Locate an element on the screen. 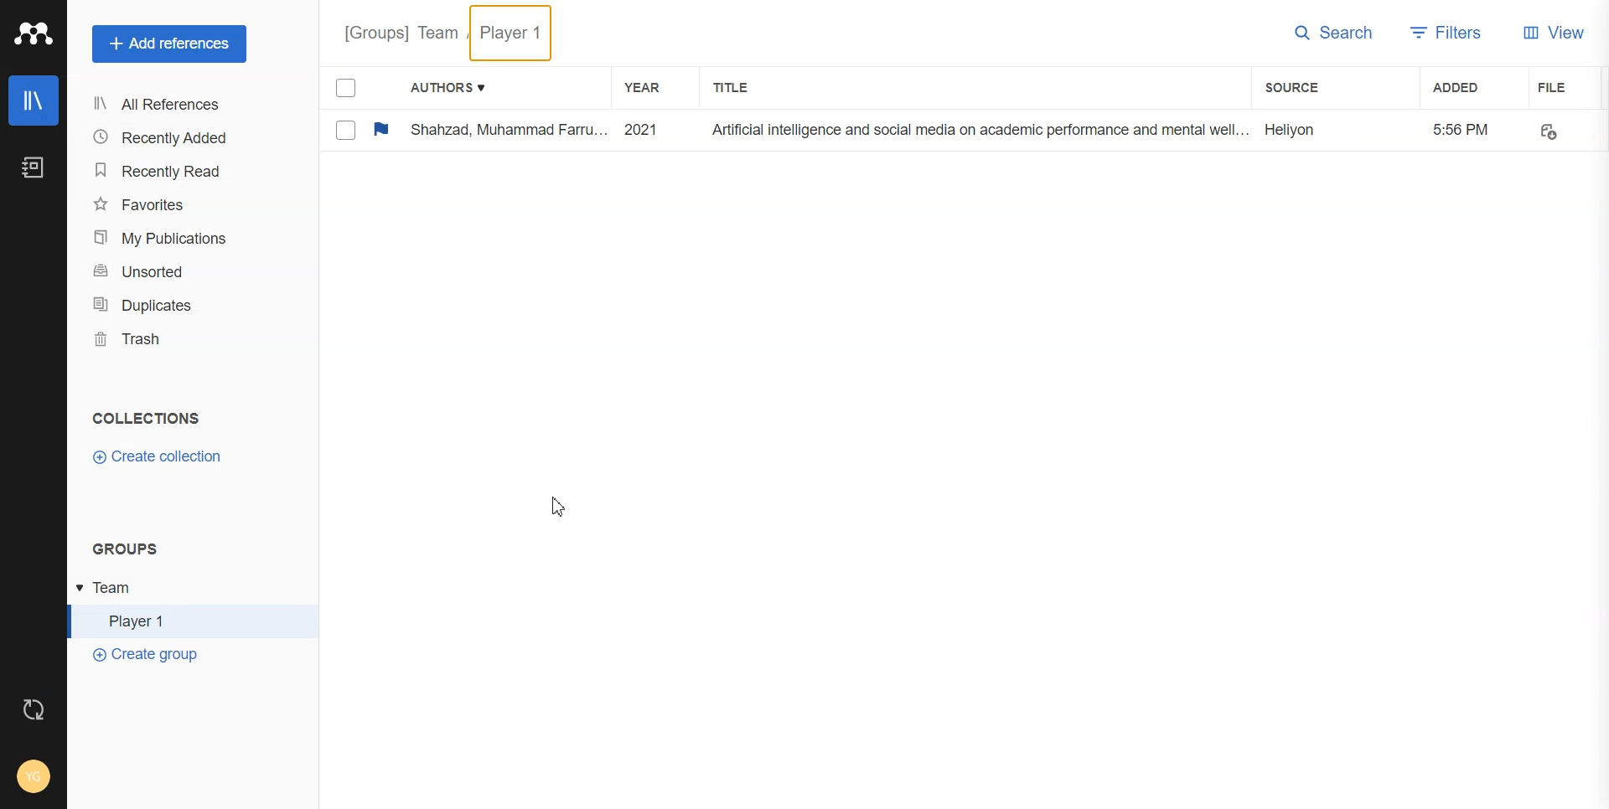  Add references is located at coordinates (171, 44).